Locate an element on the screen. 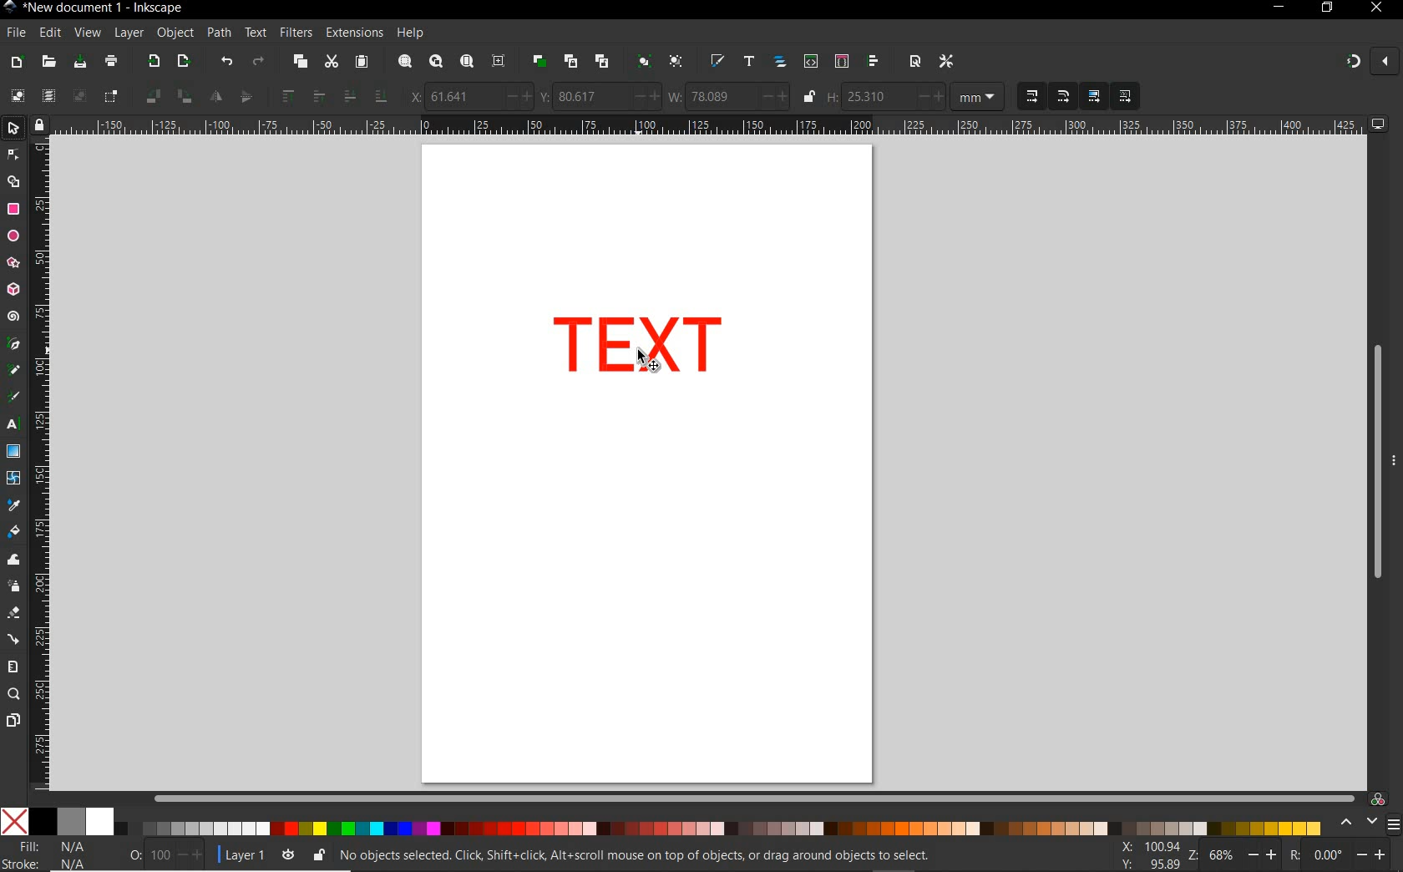  cursor coordintes is located at coordinates (1147, 854).